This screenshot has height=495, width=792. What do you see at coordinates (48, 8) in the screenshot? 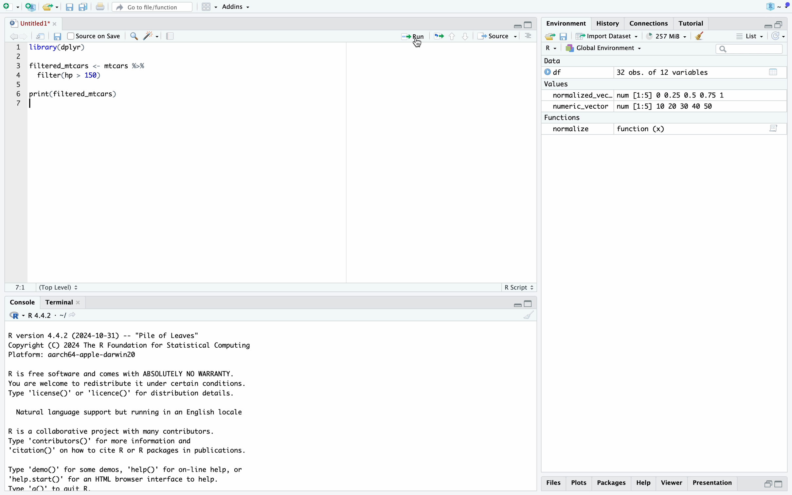
I see `open file` at bounding box center [48, 8].